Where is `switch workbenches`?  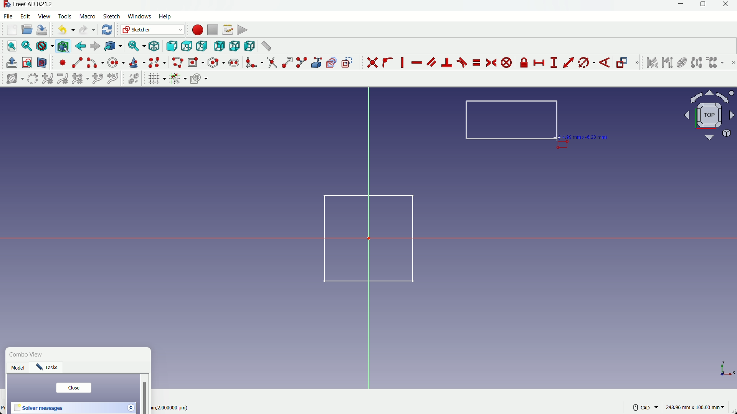
switch workbenches is located at coordinates (152, 30).